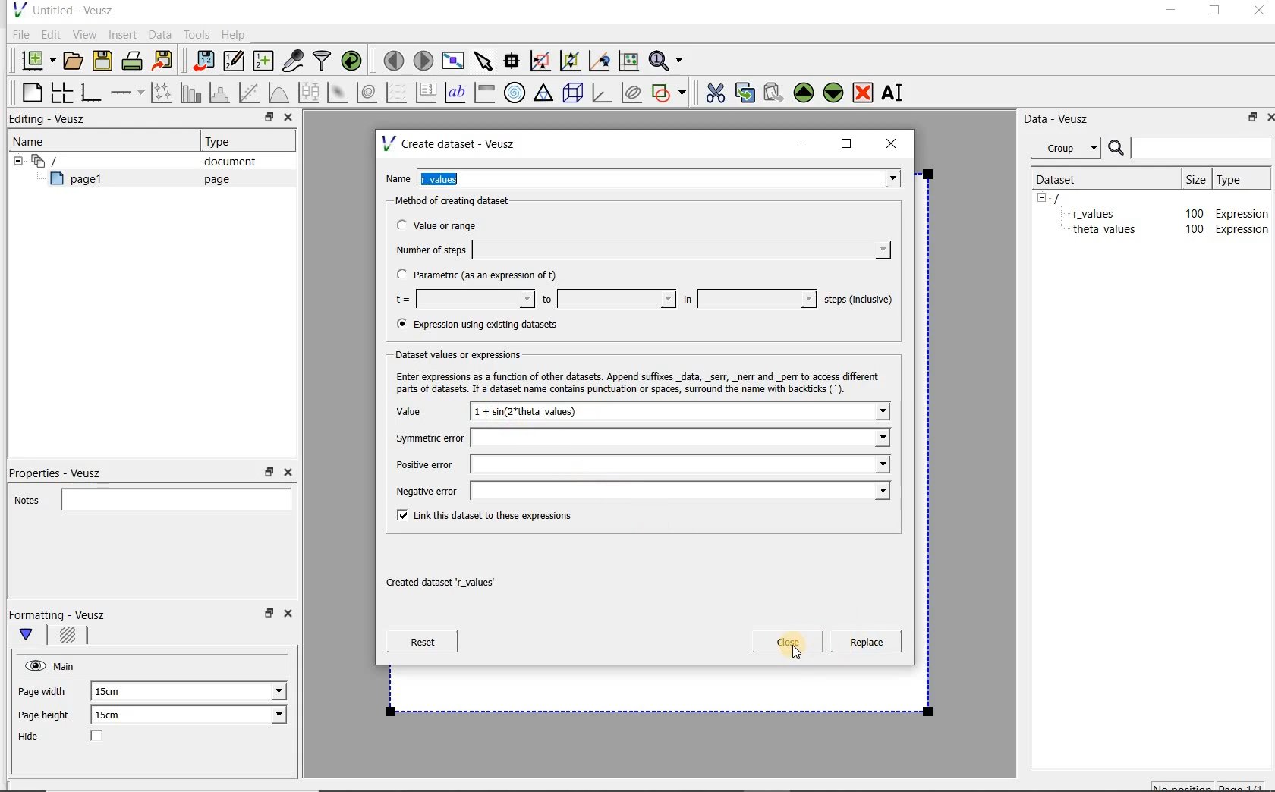 The image size is (1275, 792). What do you see at coordinates (42, 689) in the screenshot?
I see `Page width` at bounding box center [42, 689].